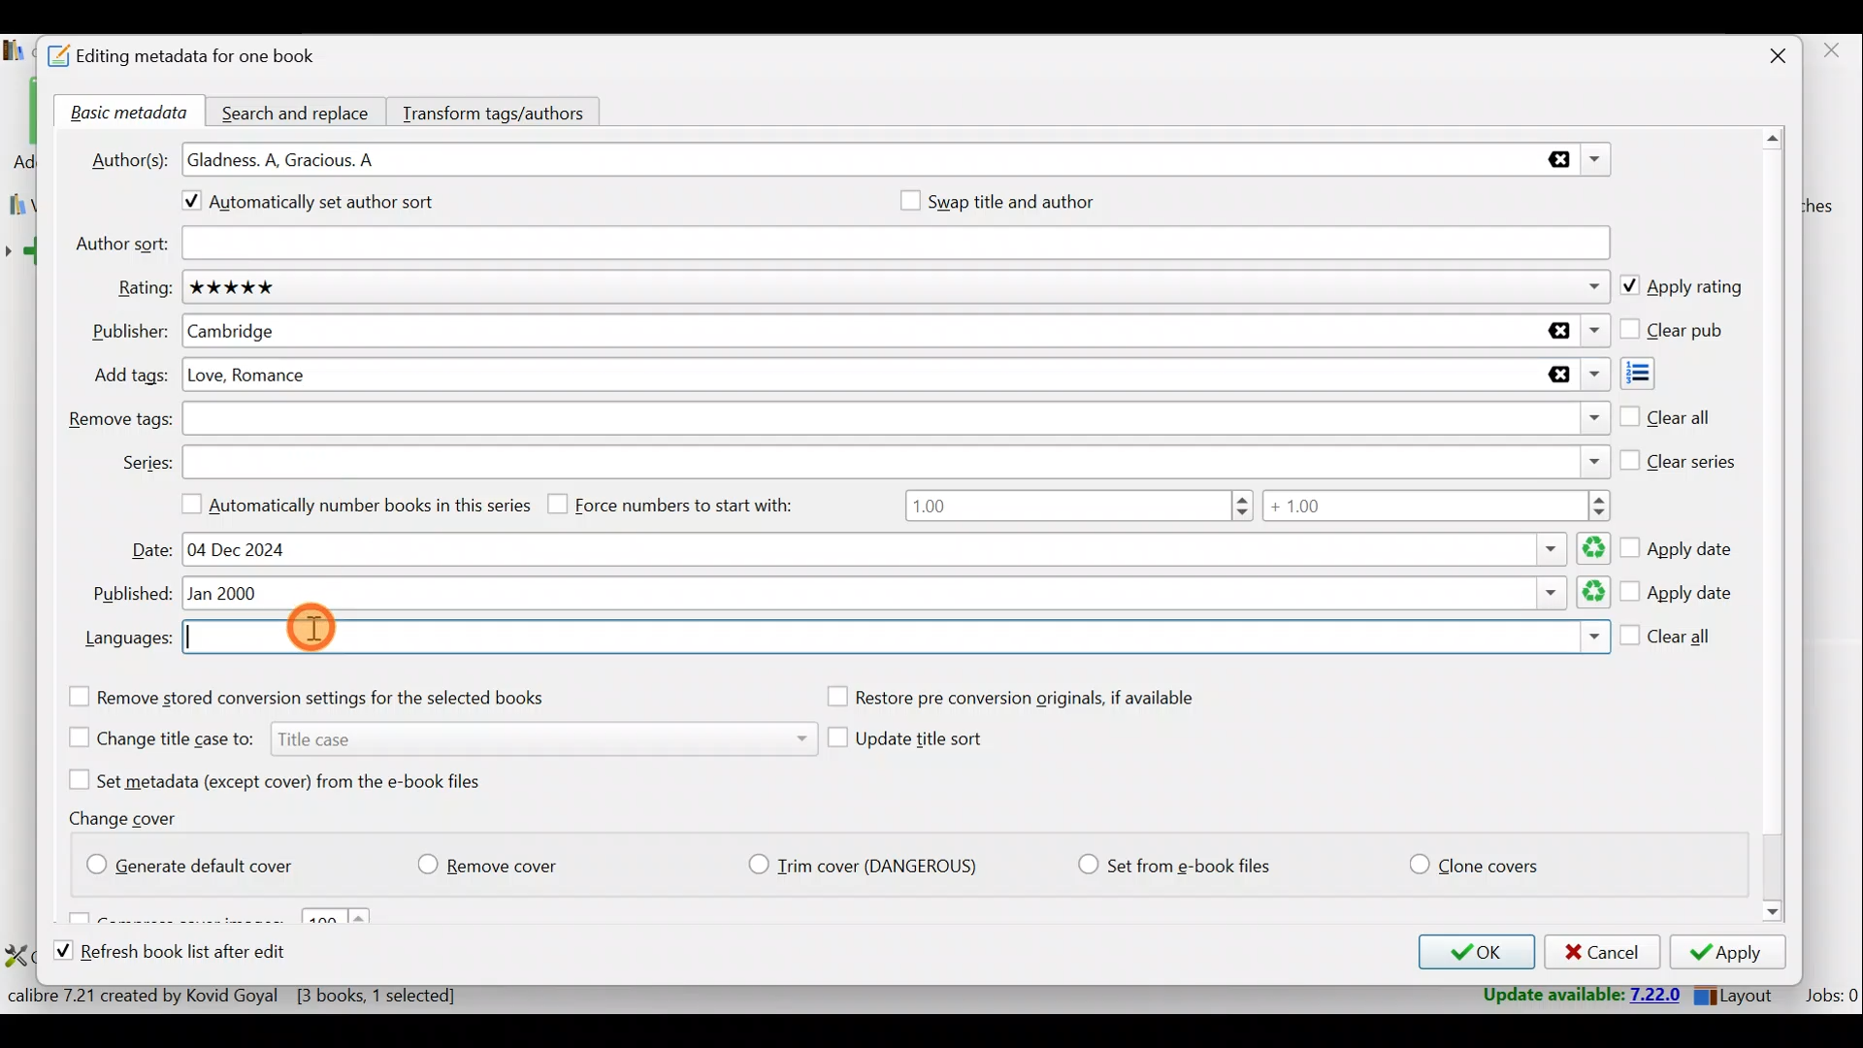  What do you see at coordinates (500, 861) in the screenshot?
I see `Remove cover` at bounding box center [500, 861].